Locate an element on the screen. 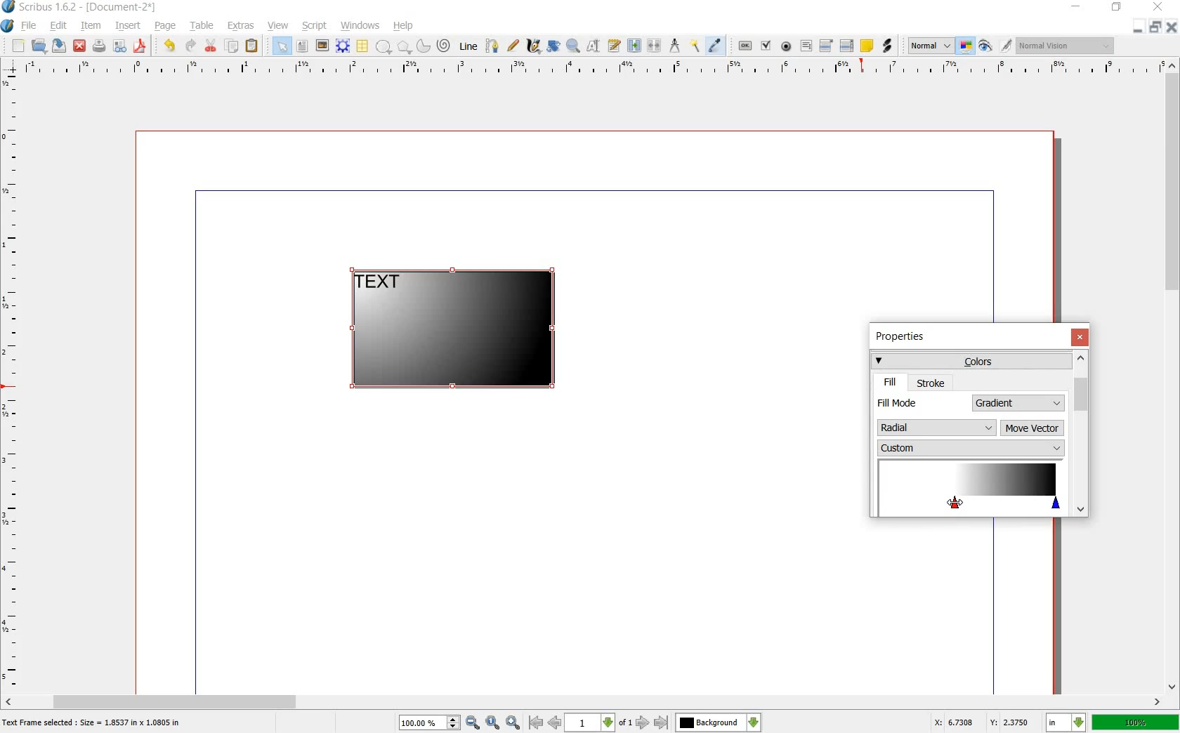 Image resolution: width=1180 pixels, height=733 pixels. print is located at coordinates (99, 46).